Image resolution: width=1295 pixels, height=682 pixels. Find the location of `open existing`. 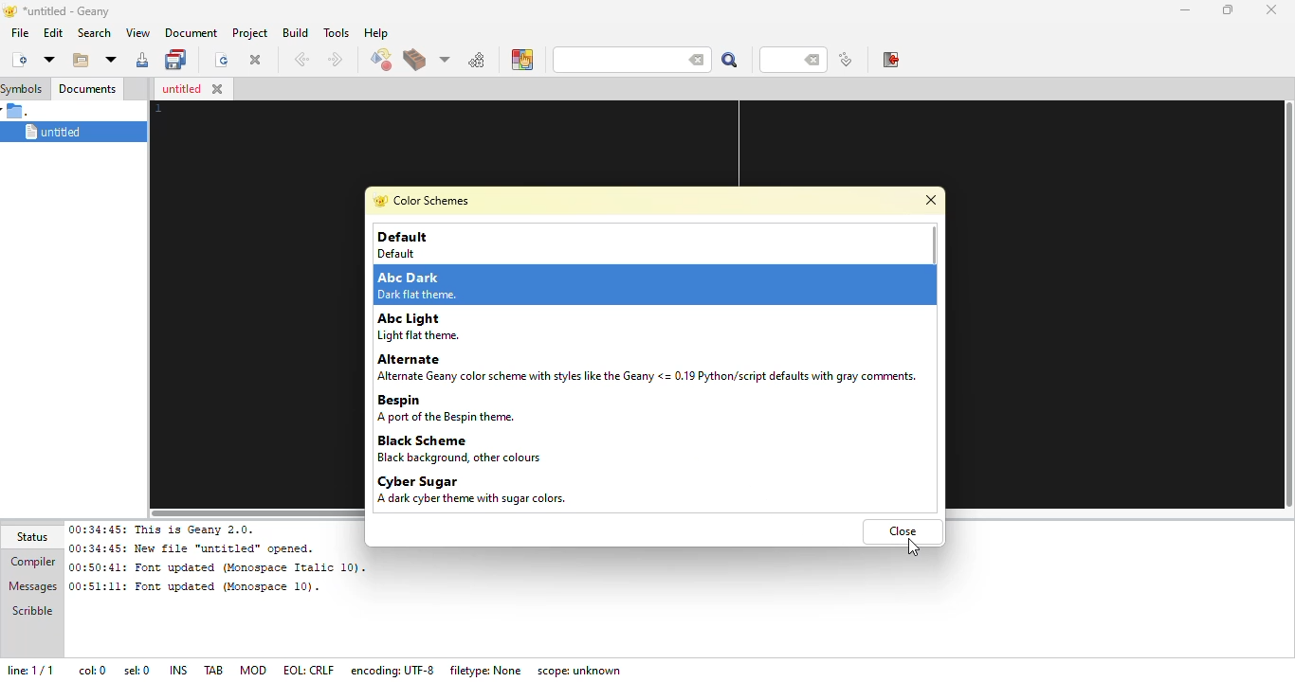

open existing is located at coordinates (79, 60).